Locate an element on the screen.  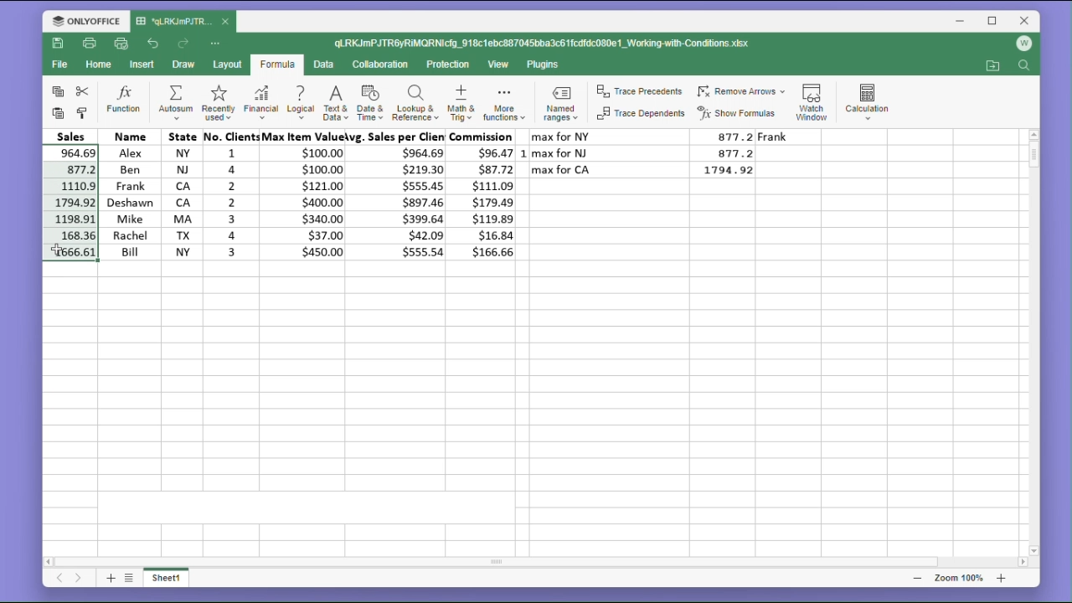
max item values is located at coordinates (306, 195).